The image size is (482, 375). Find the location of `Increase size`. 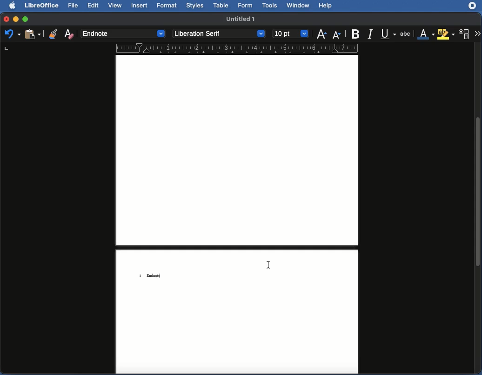

Increase size is located at coordinates (323, 33).